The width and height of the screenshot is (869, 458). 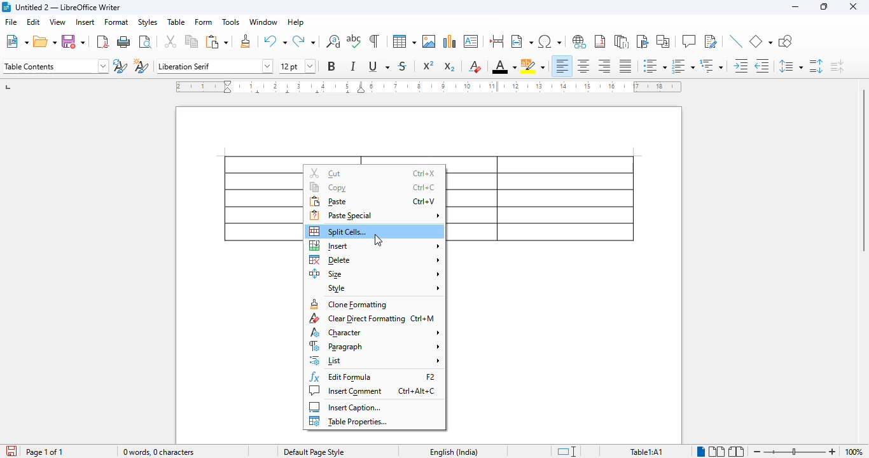 What do you see at coordinates (761, 66) in the screenshot?
I see `decrease indent` at bounding box center [761, 66].